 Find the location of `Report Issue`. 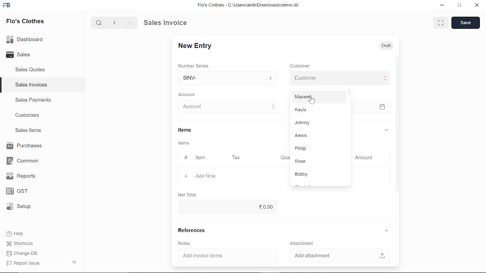

Report Issue is located at coordinates (23, 263).